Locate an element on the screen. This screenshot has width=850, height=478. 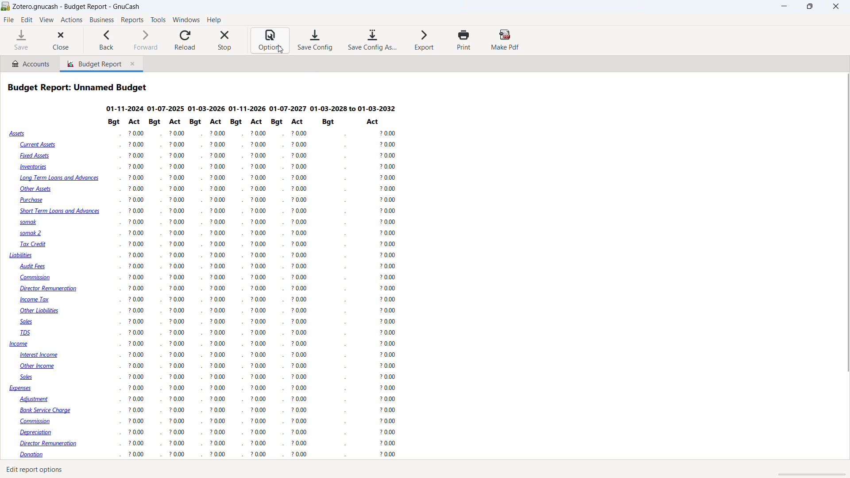
Sales is located at coordinates (28, 377).